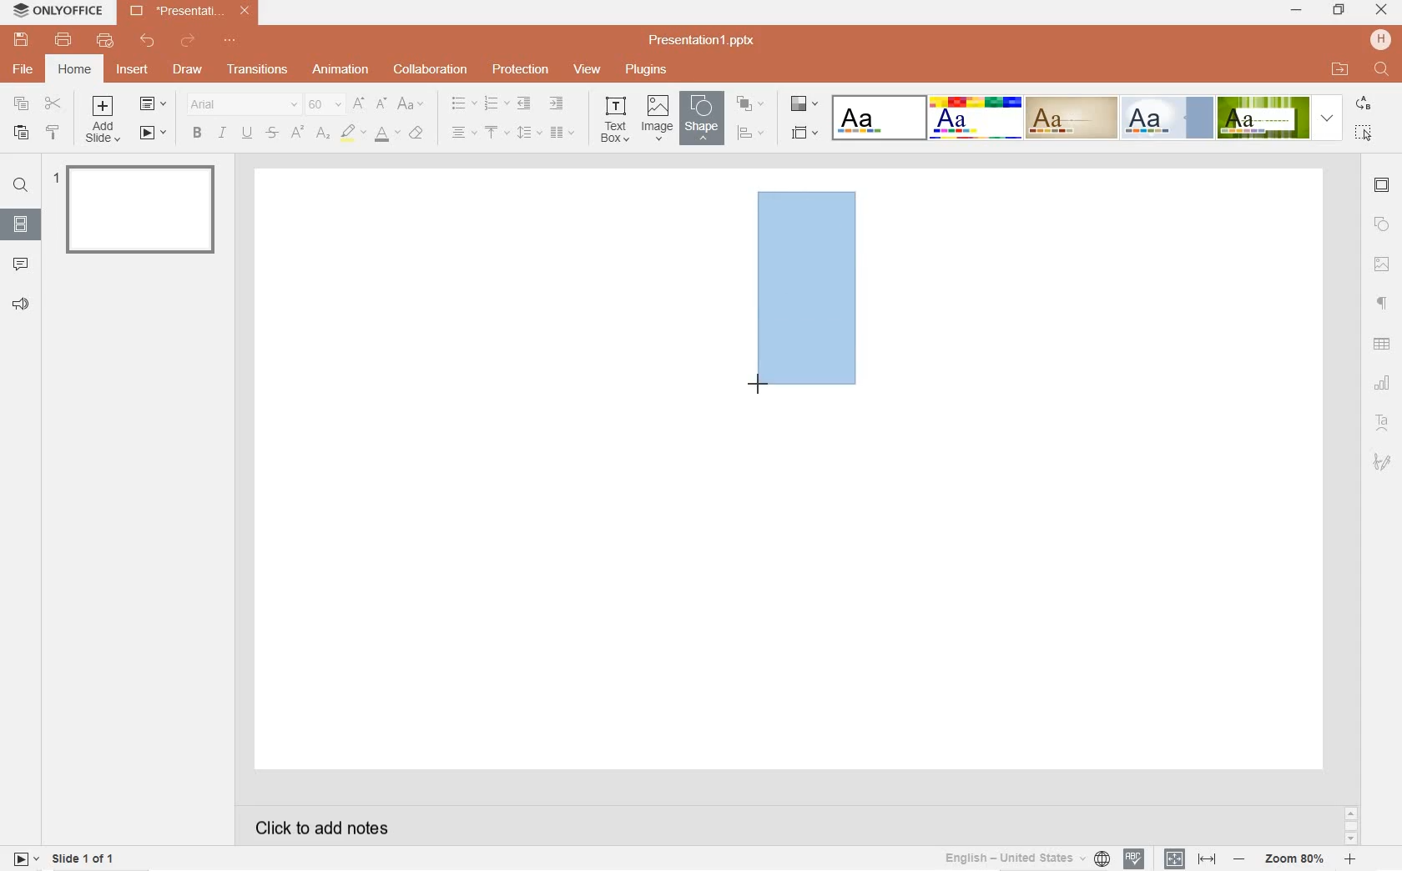 Image resolution: width=1402 pixels, height=871 pixels. Describe the element at coordinates (645, 69) in the screenshot. I see `plugins` at that location.